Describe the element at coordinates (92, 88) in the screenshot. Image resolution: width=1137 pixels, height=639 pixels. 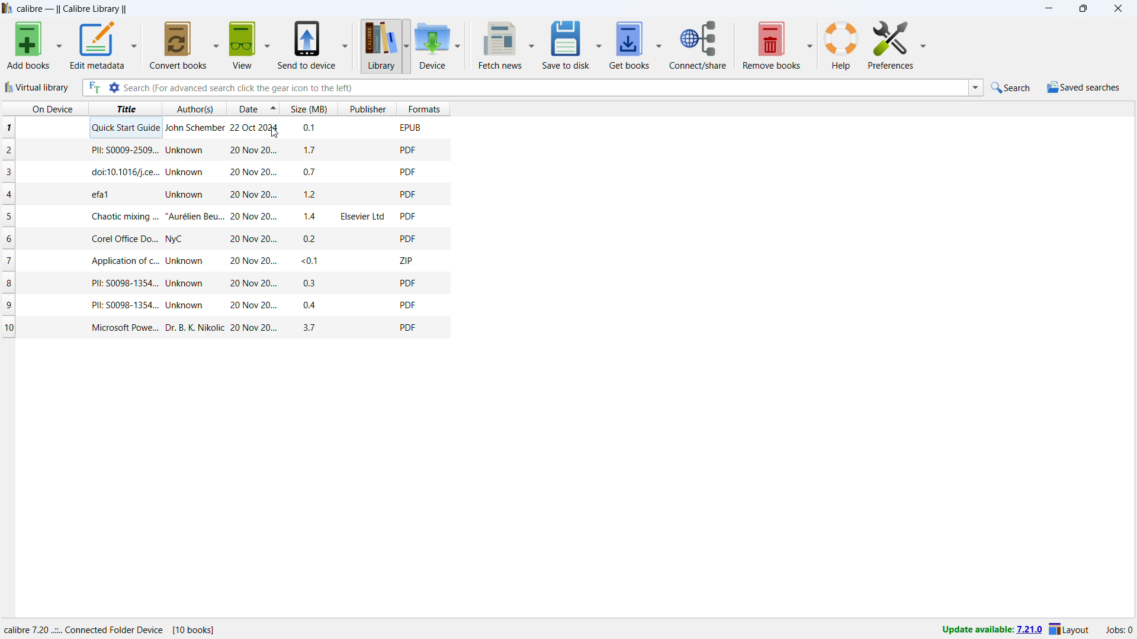
I see `full text search` at that location.